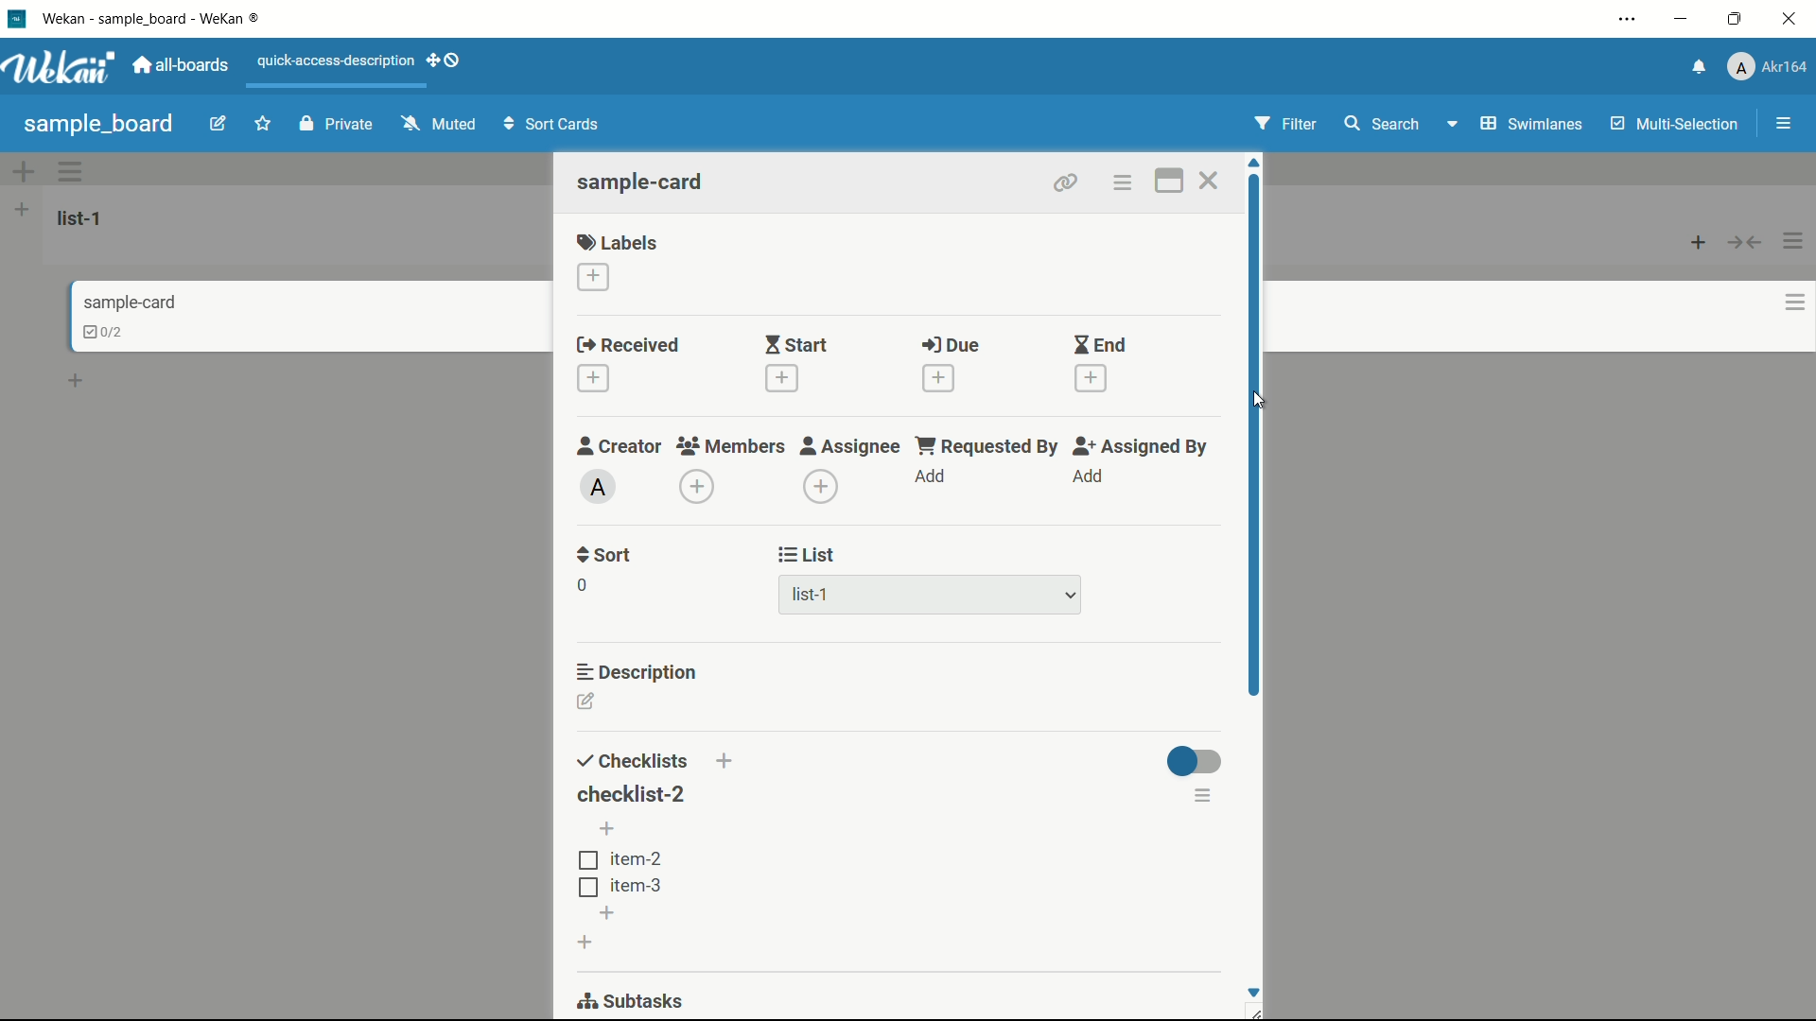 The height and width of the screenshot is (1021, 1816). Describe the element at coordinates (984, 446) in the screenshot. I see `requested by` at that location.